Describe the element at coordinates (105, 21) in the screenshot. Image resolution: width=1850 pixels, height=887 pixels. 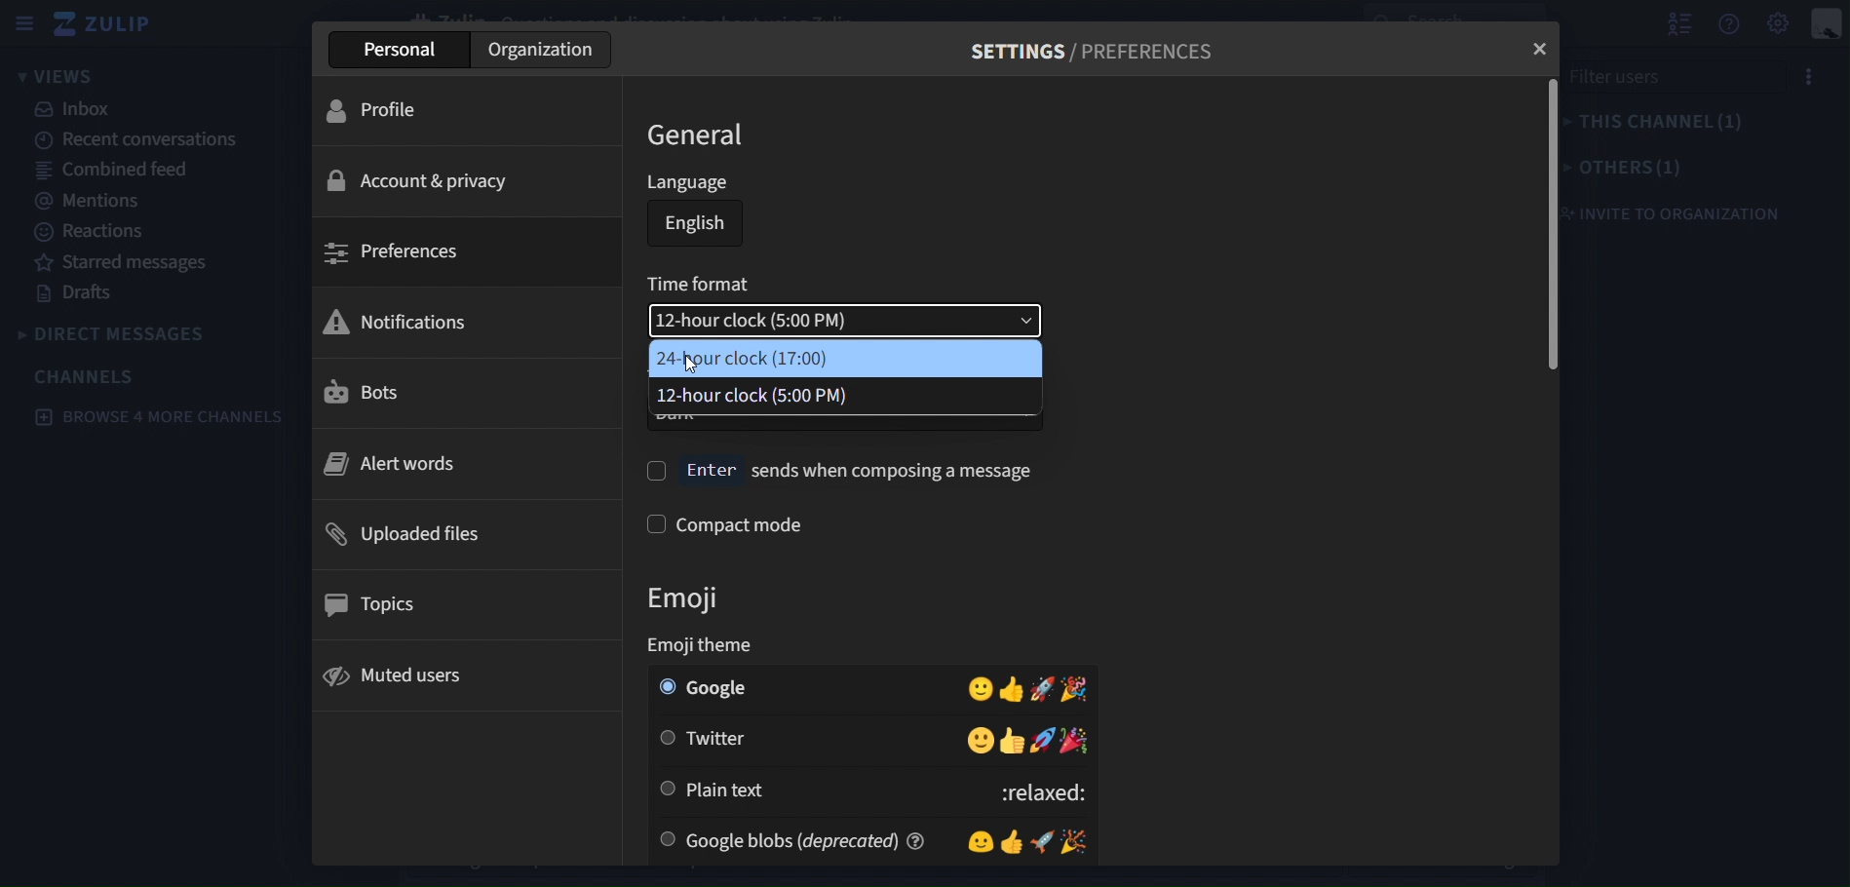
I see `zulip` at that location.